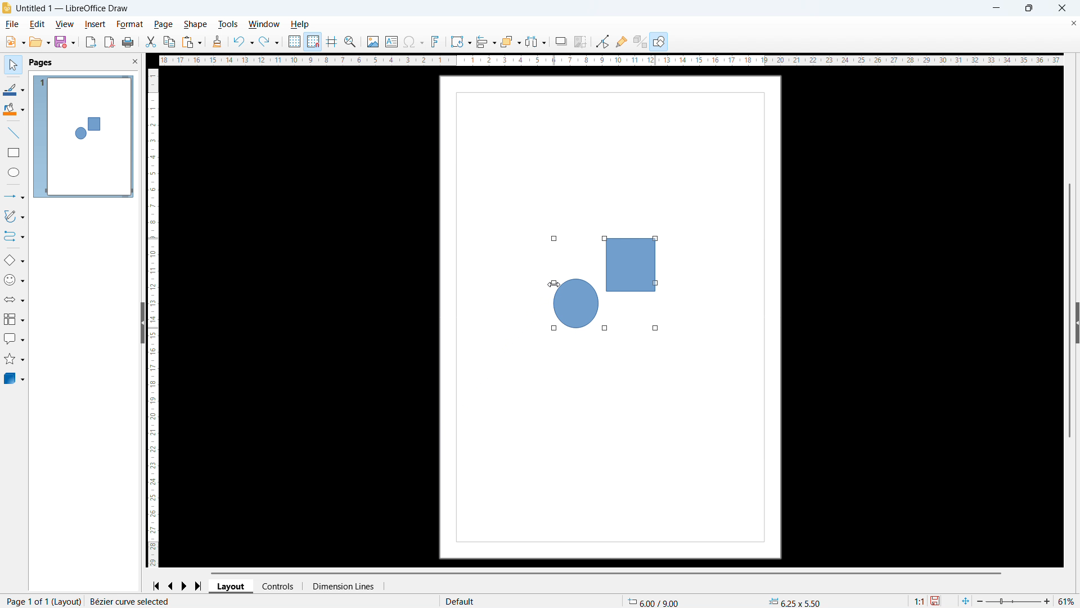  What do you see at coordinates (1029, 8) in the screenshot?
I see `Maximise ` at bounding box center [1029, 8].